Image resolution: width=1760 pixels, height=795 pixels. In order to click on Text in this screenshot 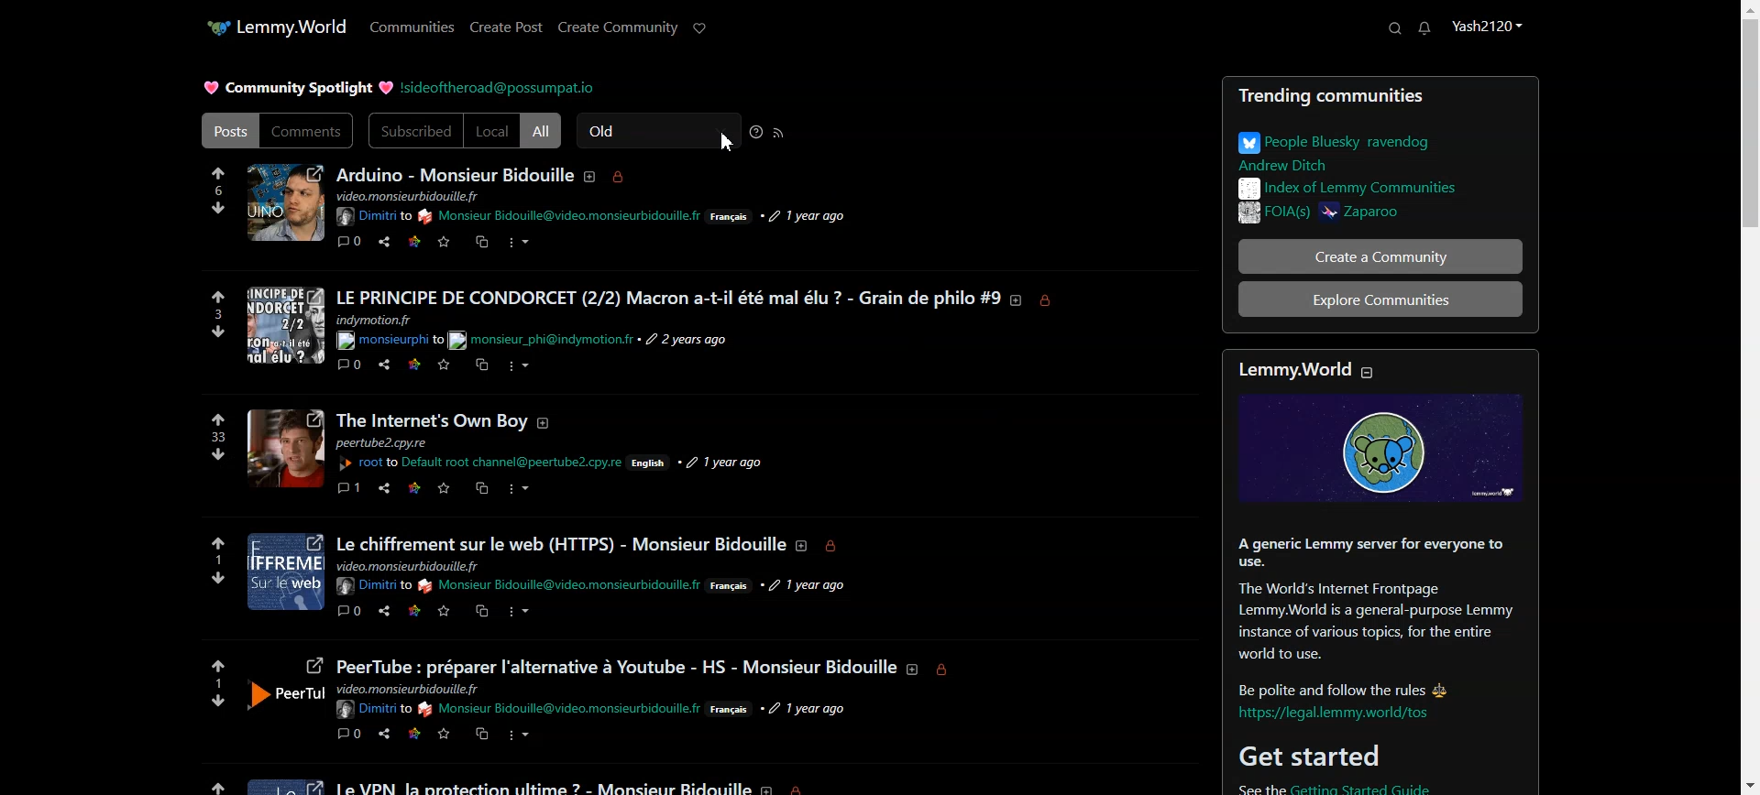, I will do `click(454, 174)`.